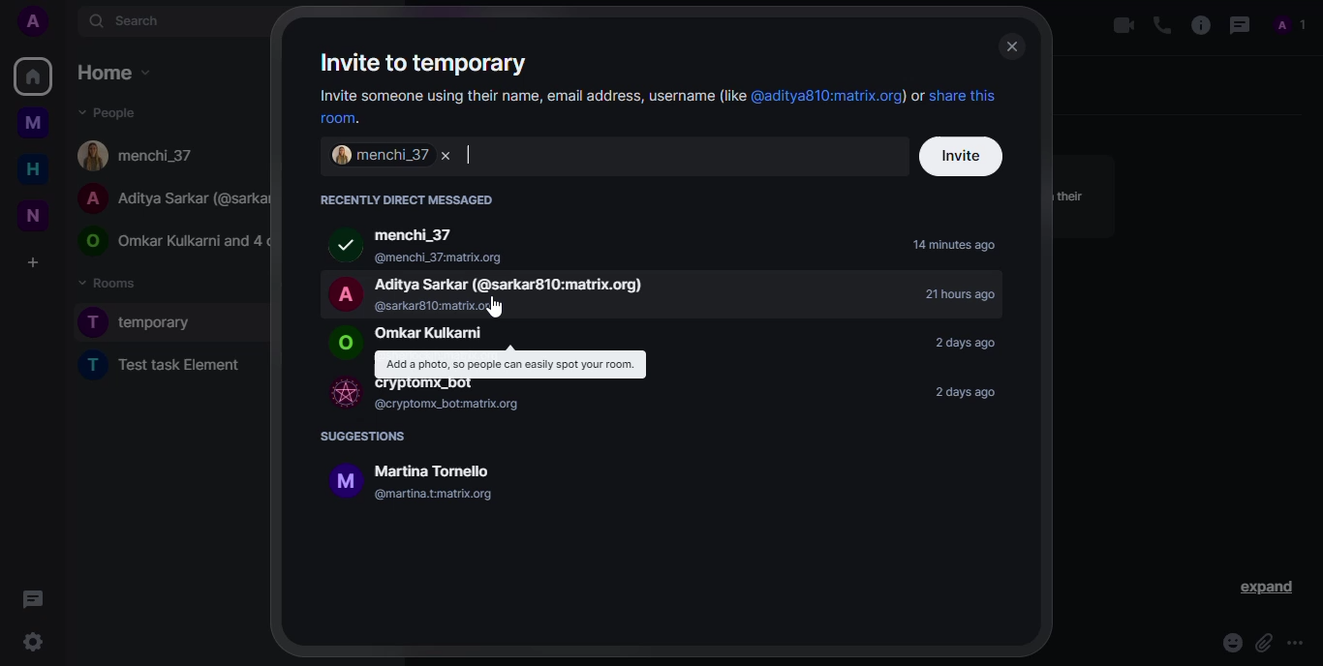  What do you see at coordinates (500, 308) in the screenshot?
I see `cursor` at bounding box center [500, 308].